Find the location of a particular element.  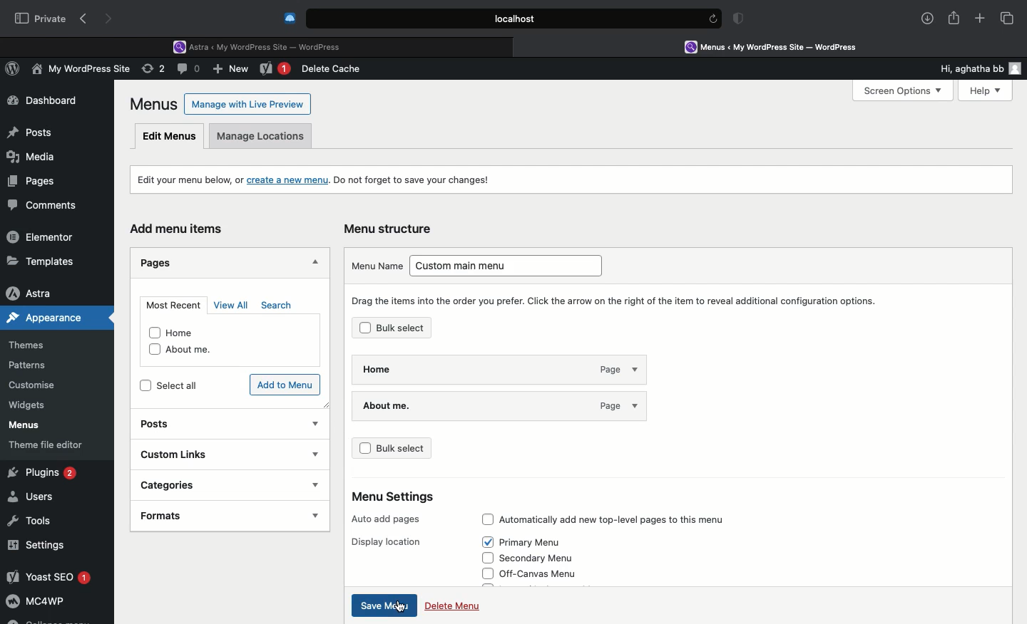

Badge is located at coordinates (741, 20).